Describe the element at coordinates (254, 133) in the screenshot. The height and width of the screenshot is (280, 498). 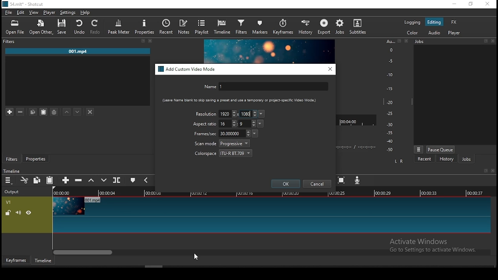
I see `frames per second presets` at that location.